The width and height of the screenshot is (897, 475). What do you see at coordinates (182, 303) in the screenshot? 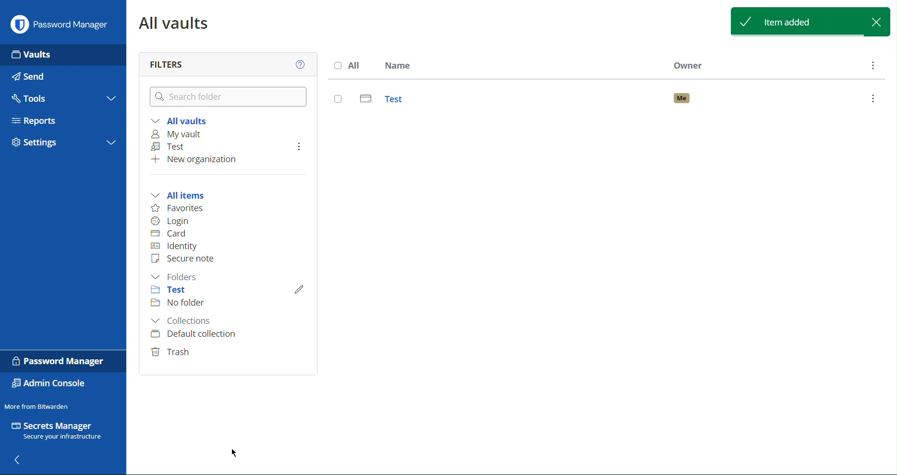
I see `No folder` at bounding box center [182, 303].